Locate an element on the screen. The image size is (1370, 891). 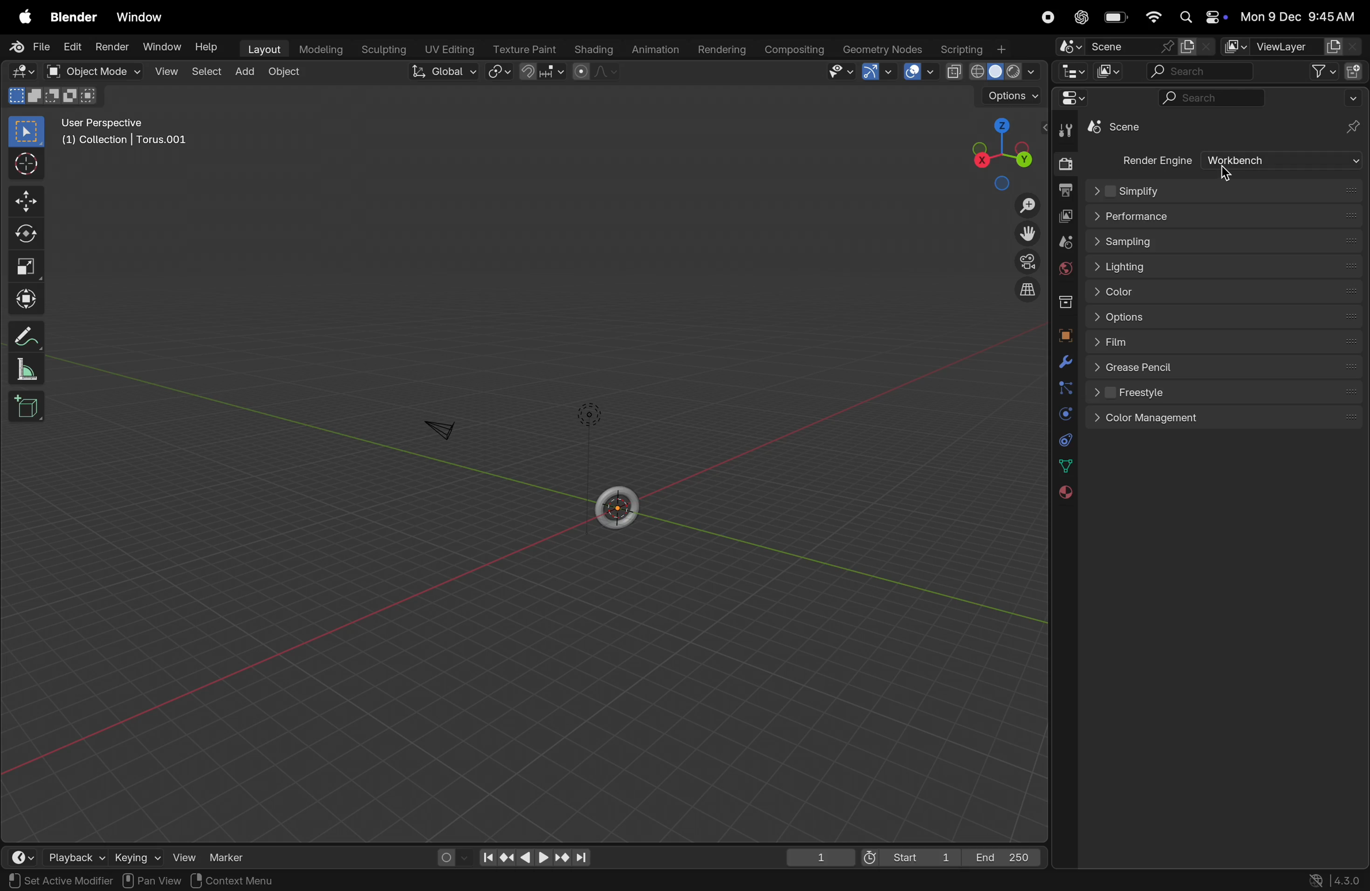
render is located at coordinates (113, 47).